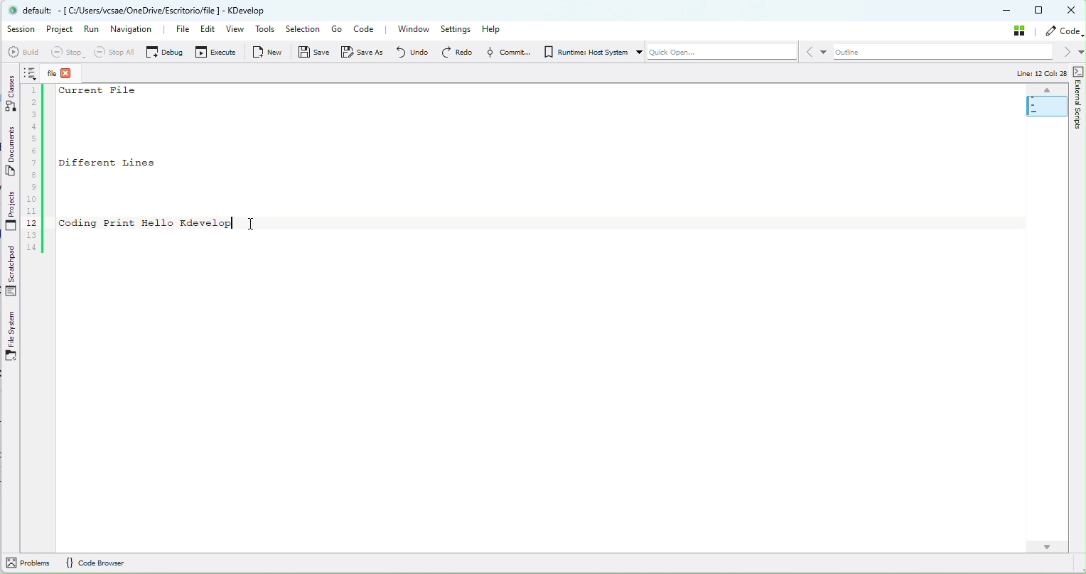 This screenshot has height=574, width=1086. I want to click on Problems (Information), so click(27, 565).